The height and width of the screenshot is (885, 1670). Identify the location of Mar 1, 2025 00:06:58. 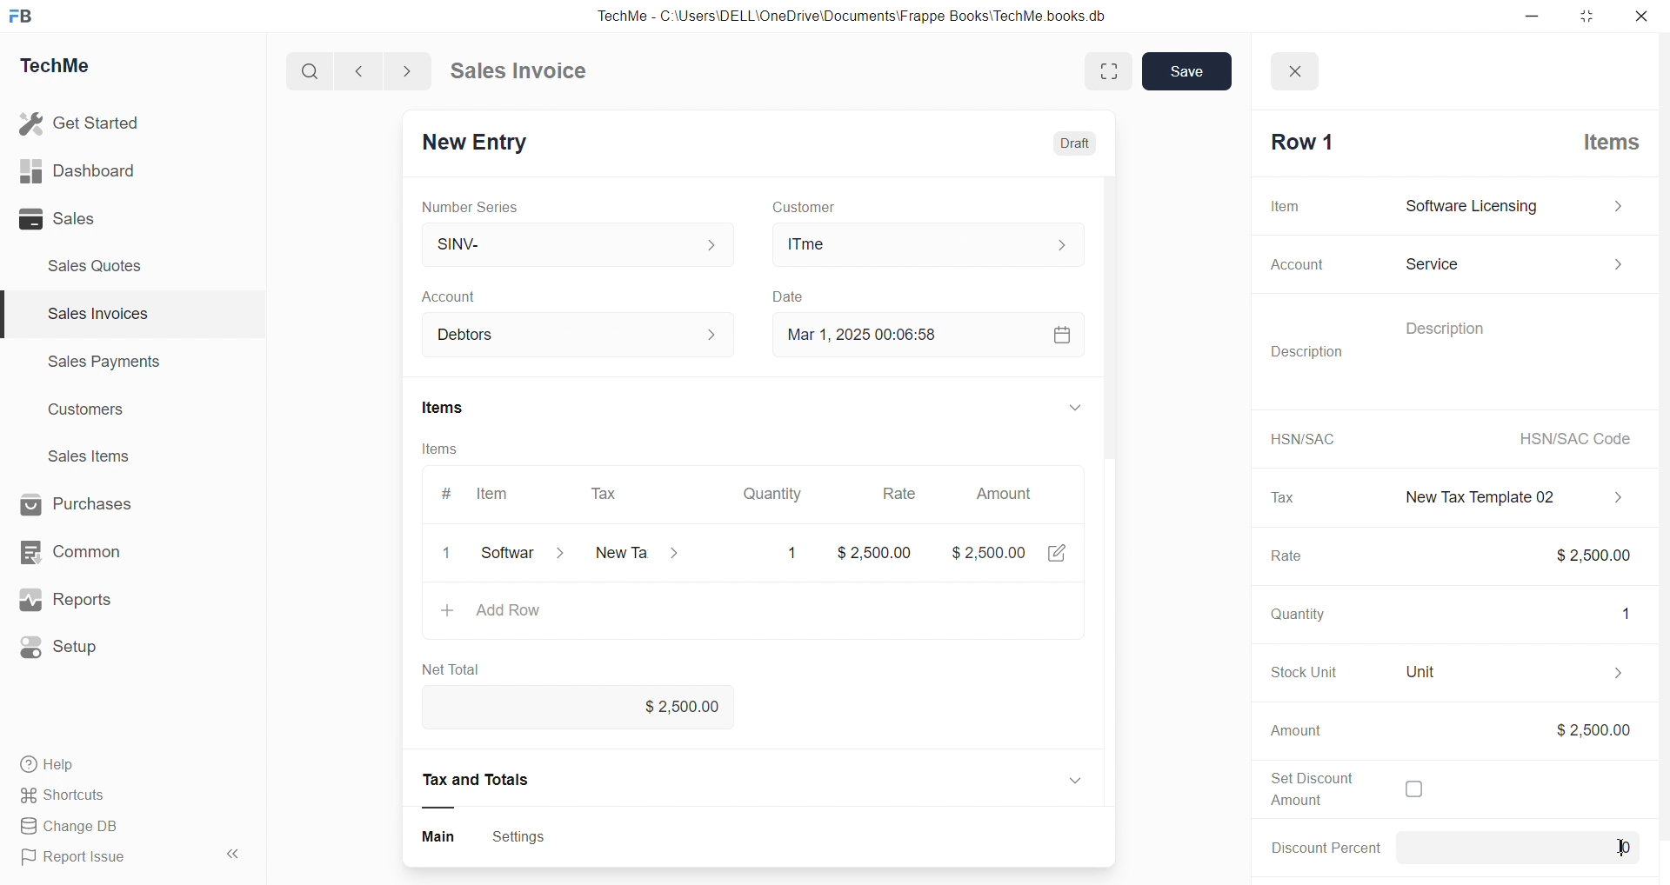
(855, 335).